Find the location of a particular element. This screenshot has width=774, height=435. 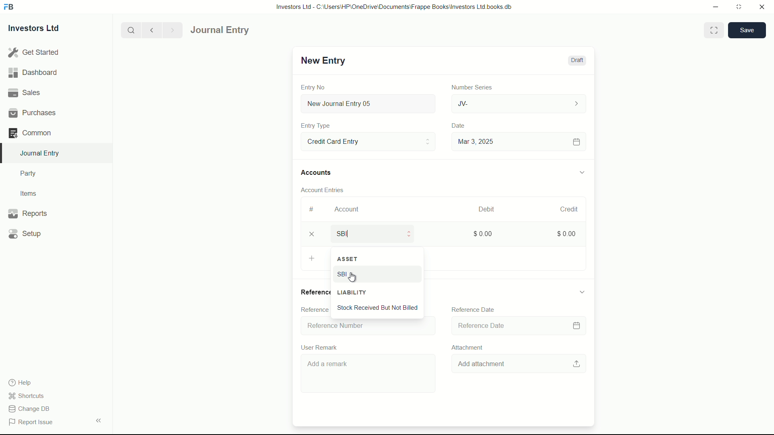

Reference Number is located at coordinates (314, 310).